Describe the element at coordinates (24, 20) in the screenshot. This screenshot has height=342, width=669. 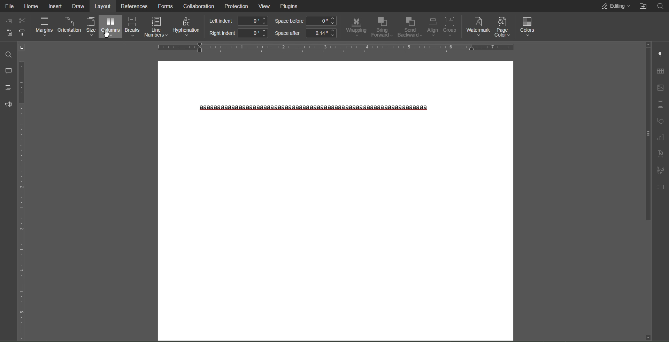
I see `cut` at that location.